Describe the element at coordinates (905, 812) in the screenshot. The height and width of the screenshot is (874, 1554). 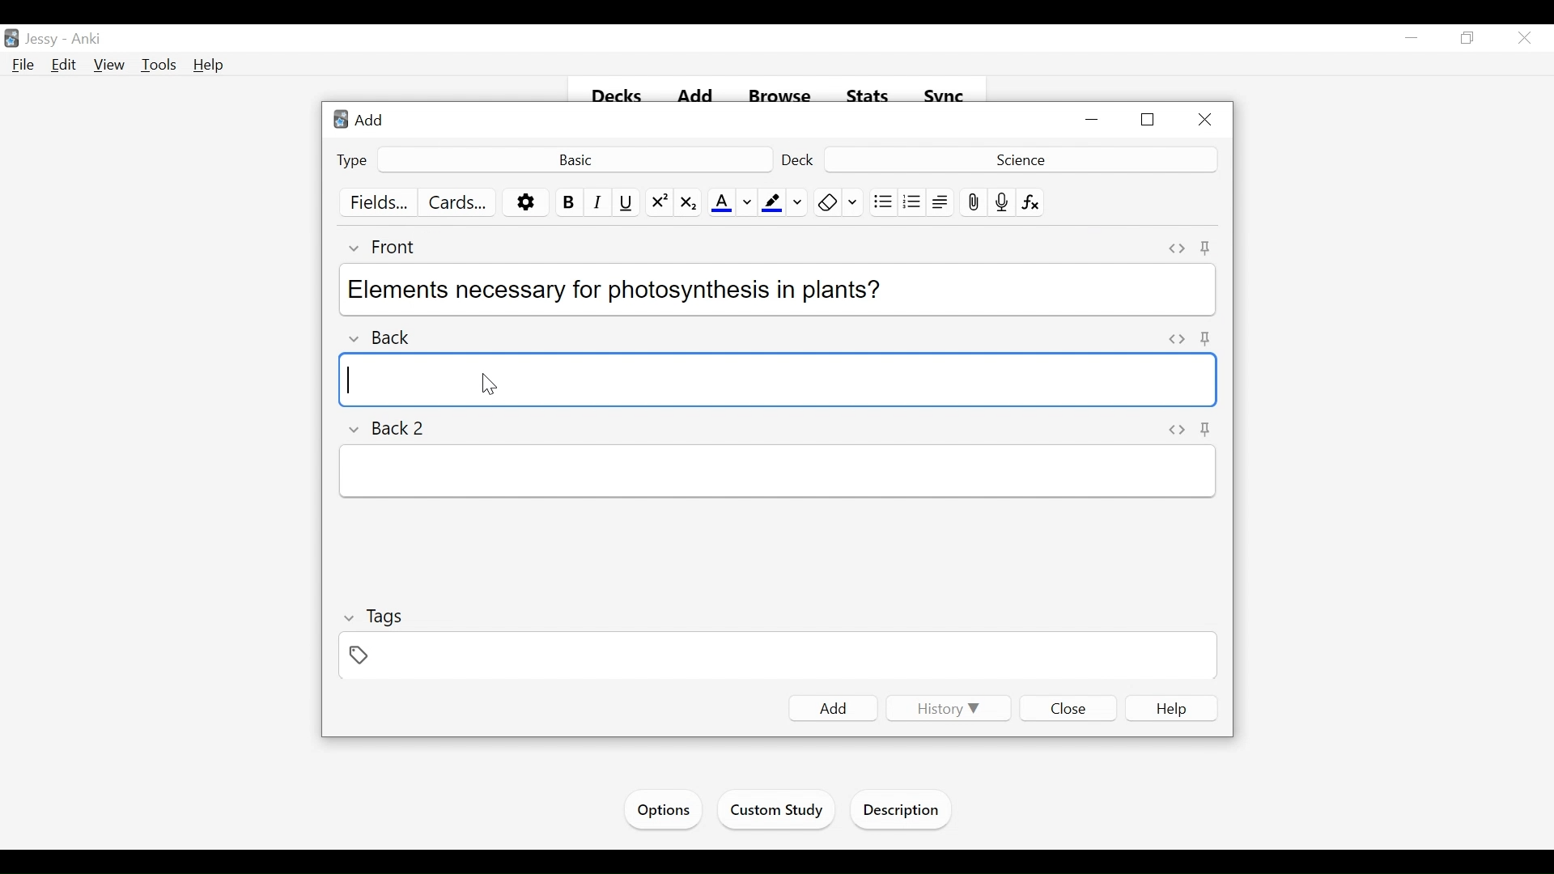
I see `Description` at that location.